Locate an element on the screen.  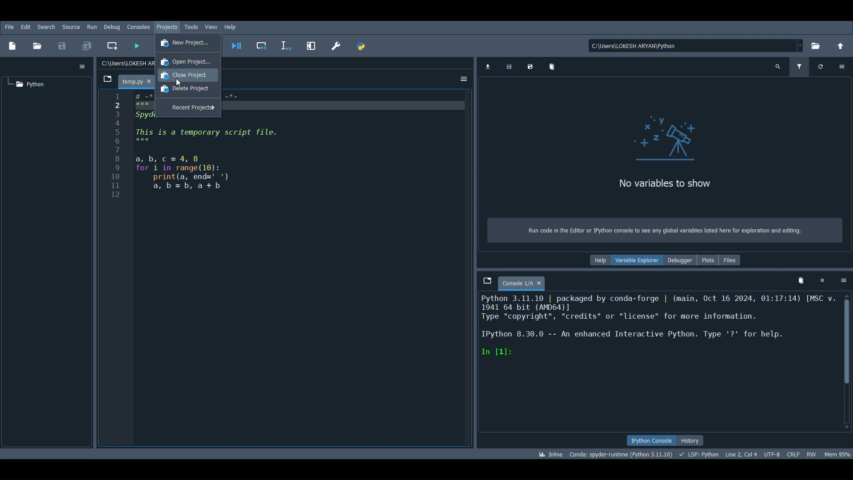
Save data as is located at coordinates (530, 66).